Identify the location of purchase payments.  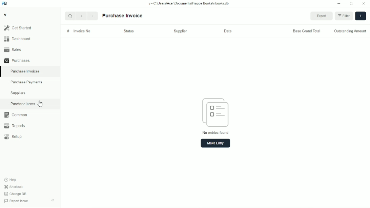
(26, 82).